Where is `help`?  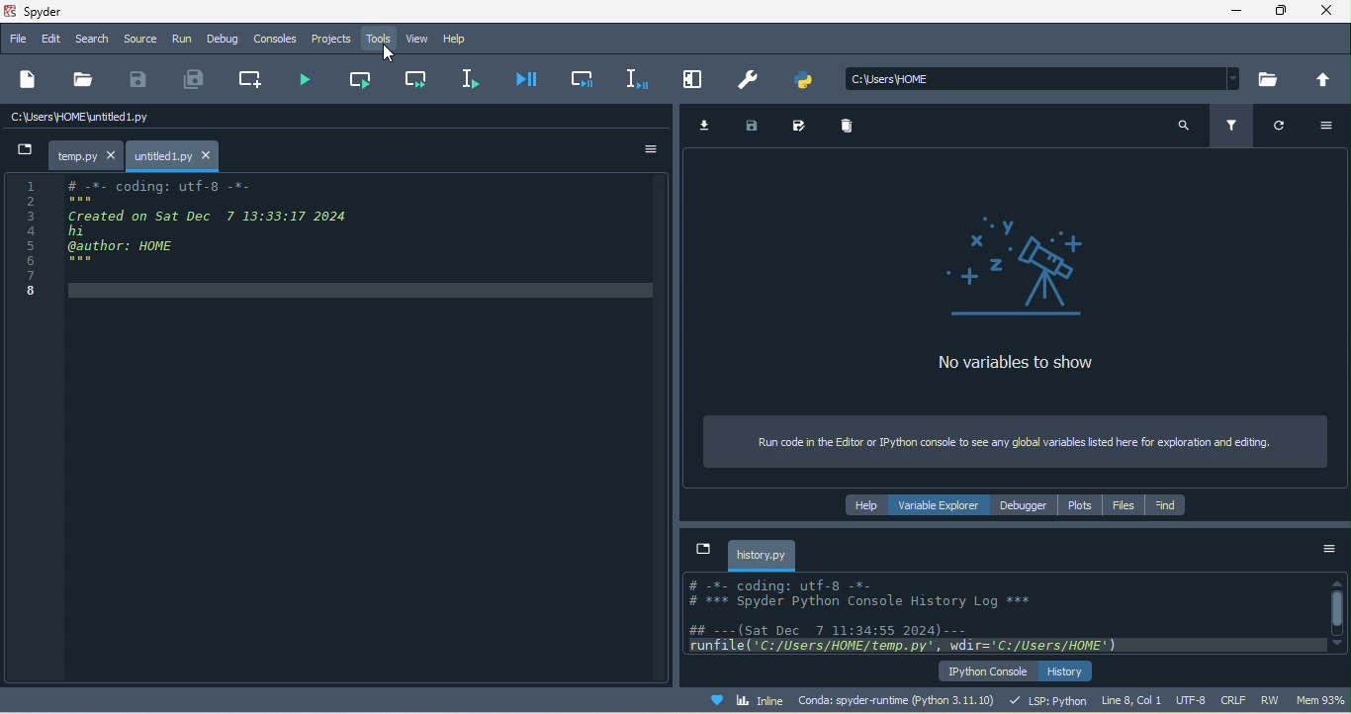 help is located at coordinates (457, 37).